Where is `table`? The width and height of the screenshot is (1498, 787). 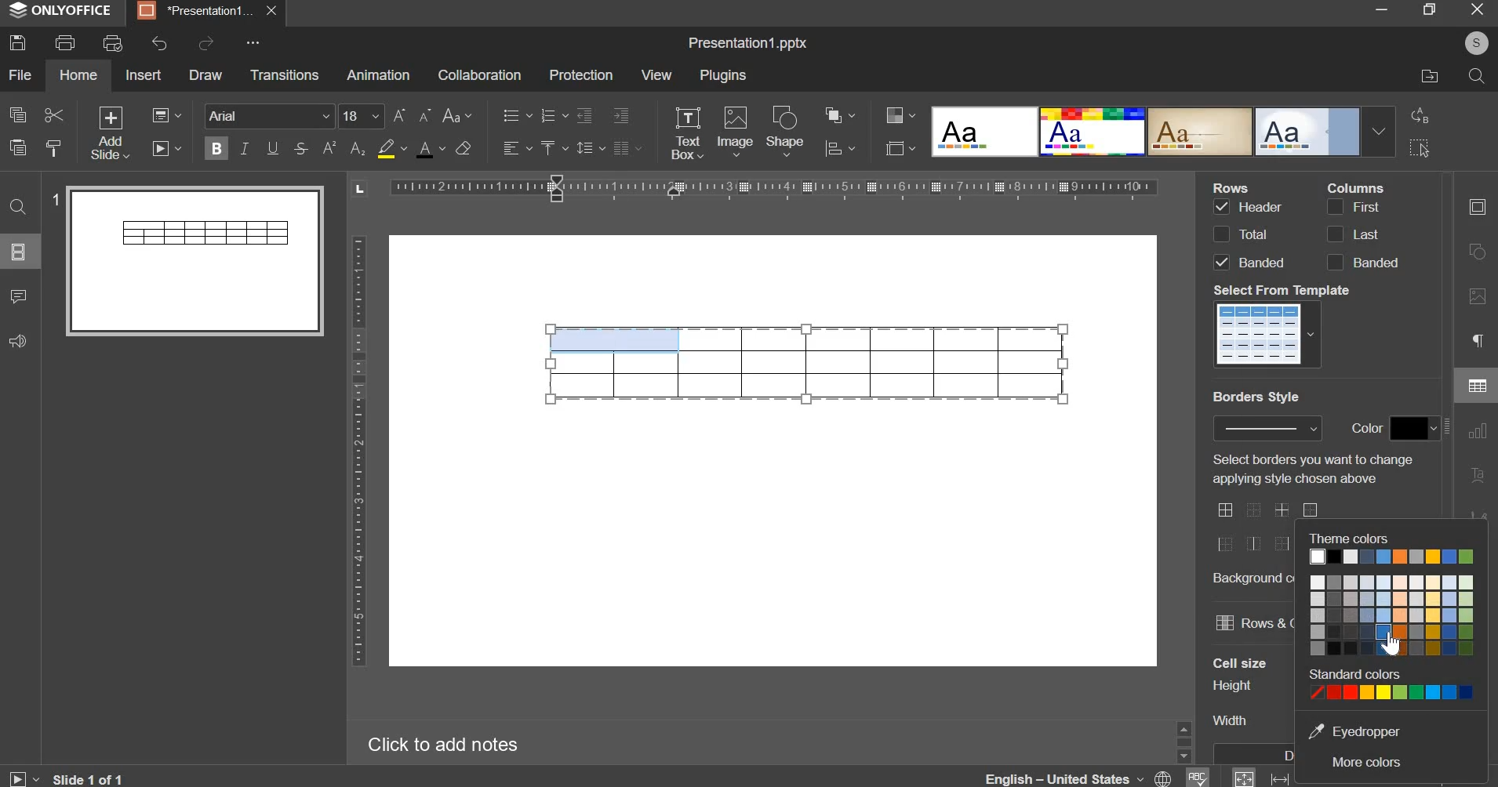 table is located at coordinates (807, 363).